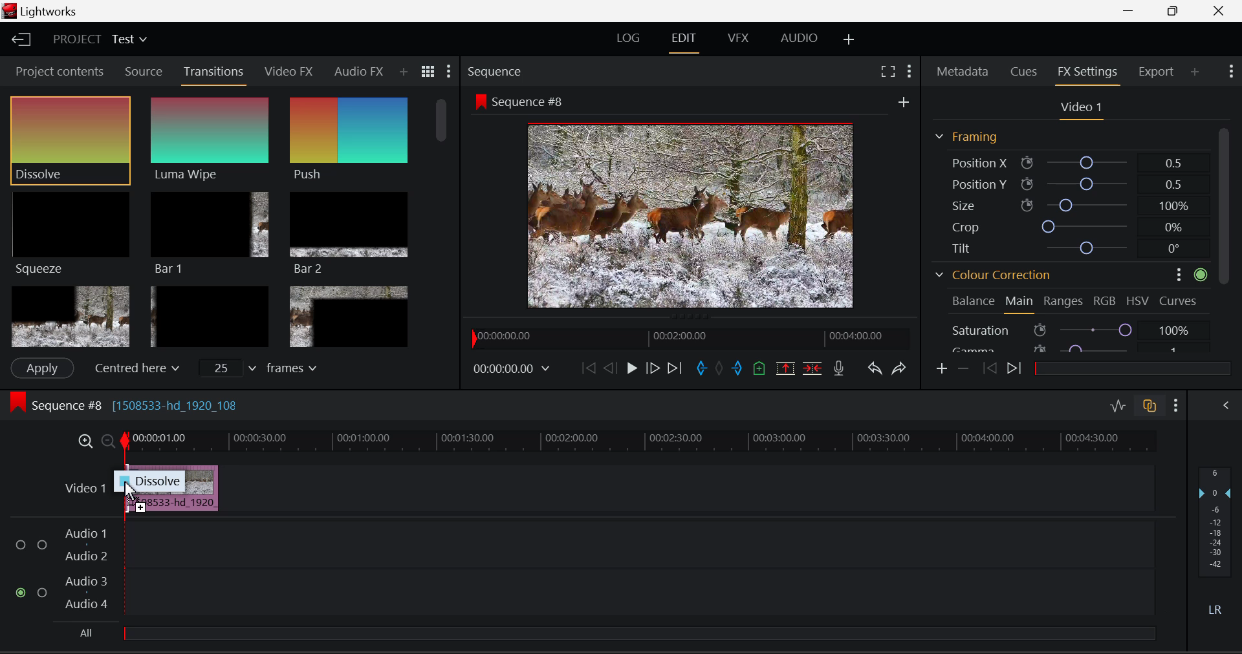 This screenshot has width=1242, height=654. Describe the element at coordinates (44, 11) in the screenshot. I see `Window Title` at that location.